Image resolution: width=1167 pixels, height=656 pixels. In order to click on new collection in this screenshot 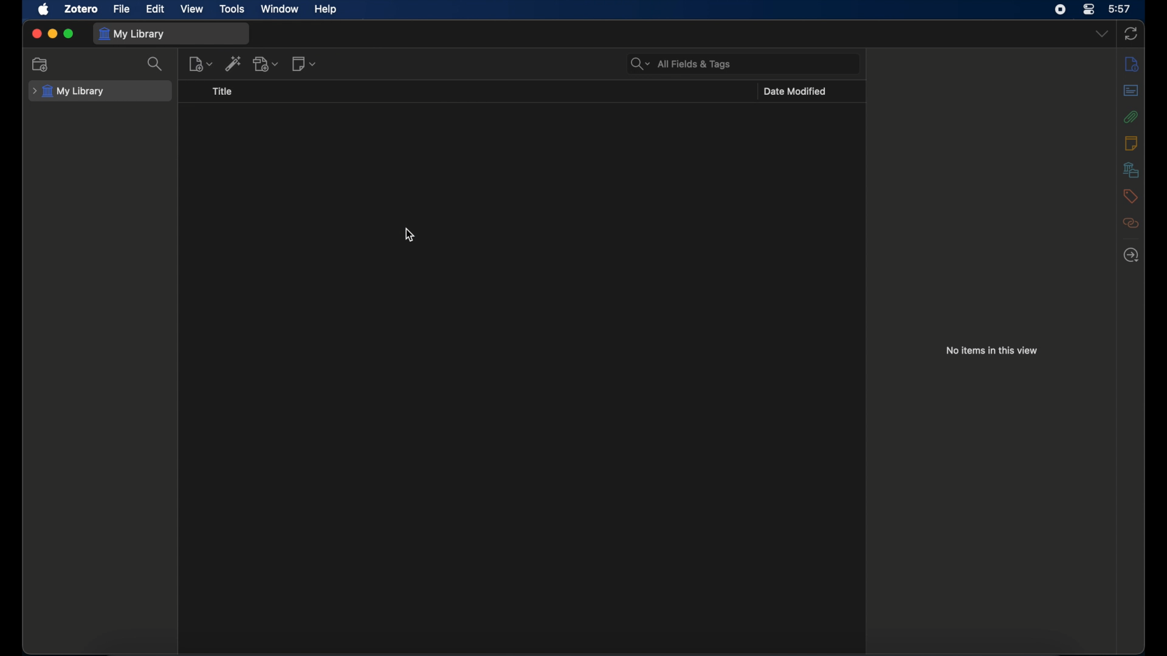, I will do `click(41, 64)`.